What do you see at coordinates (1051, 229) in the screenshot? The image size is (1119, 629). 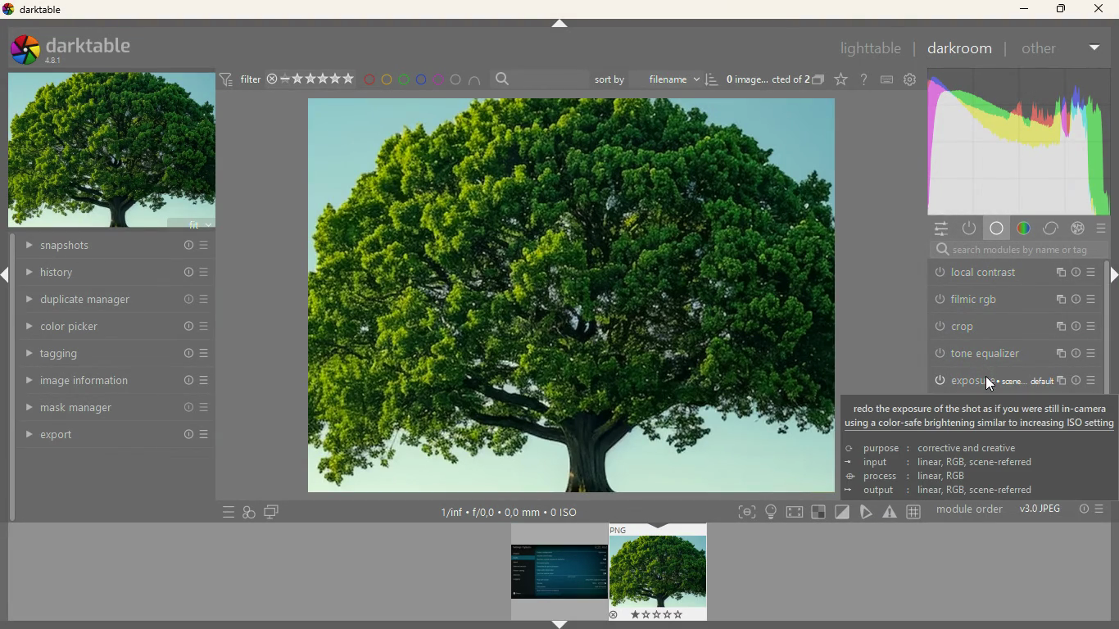 I see `change` at bounding box center [1051, 229].